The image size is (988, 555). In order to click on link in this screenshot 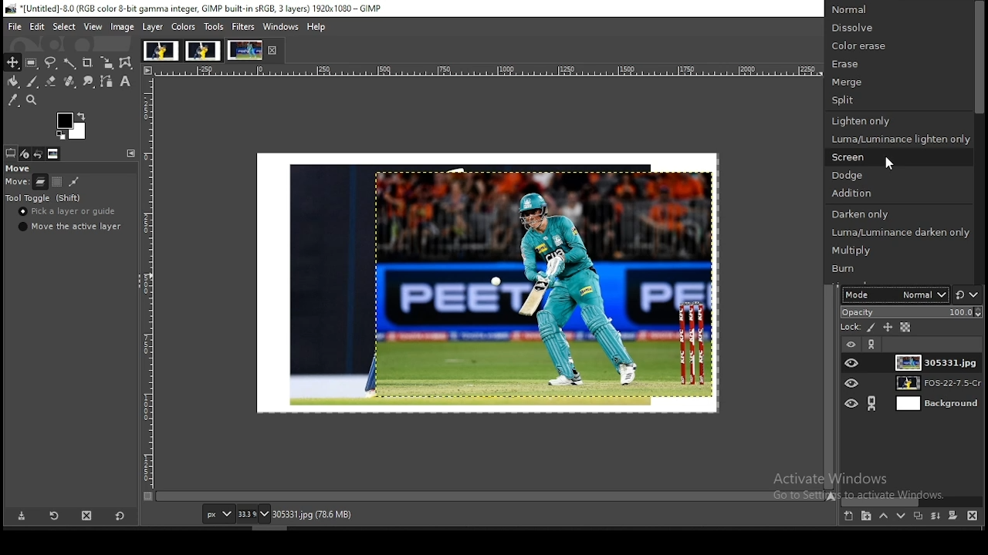, I will do `click(871, 403)`.